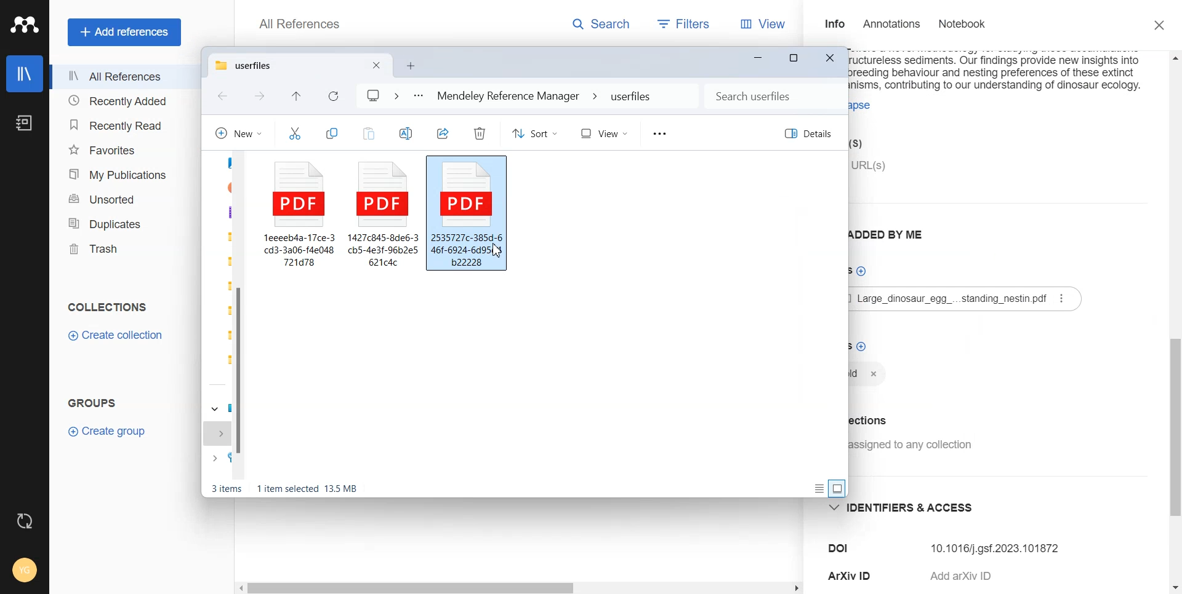 The image size is (1182, 594). Describe the element at coordinates (962, 25) in the screenshot. I see `Notebook` at that location.